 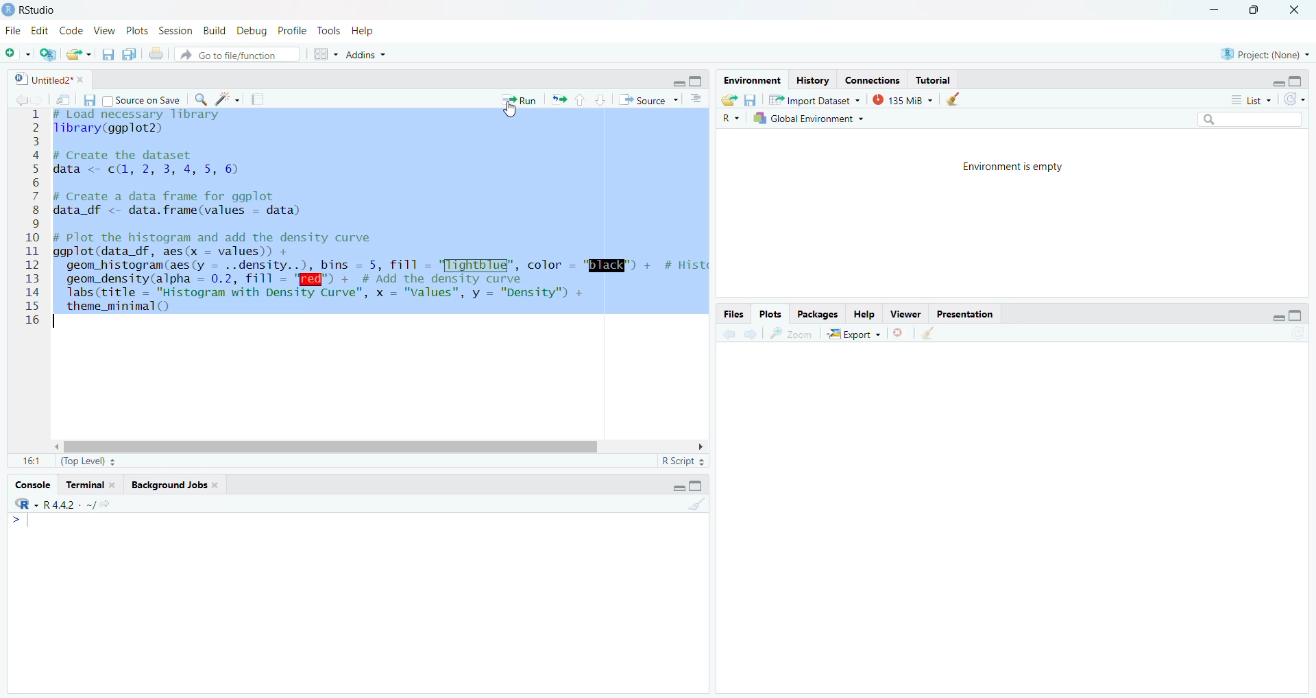 I want to click on Console, so click(x=32, y=483).